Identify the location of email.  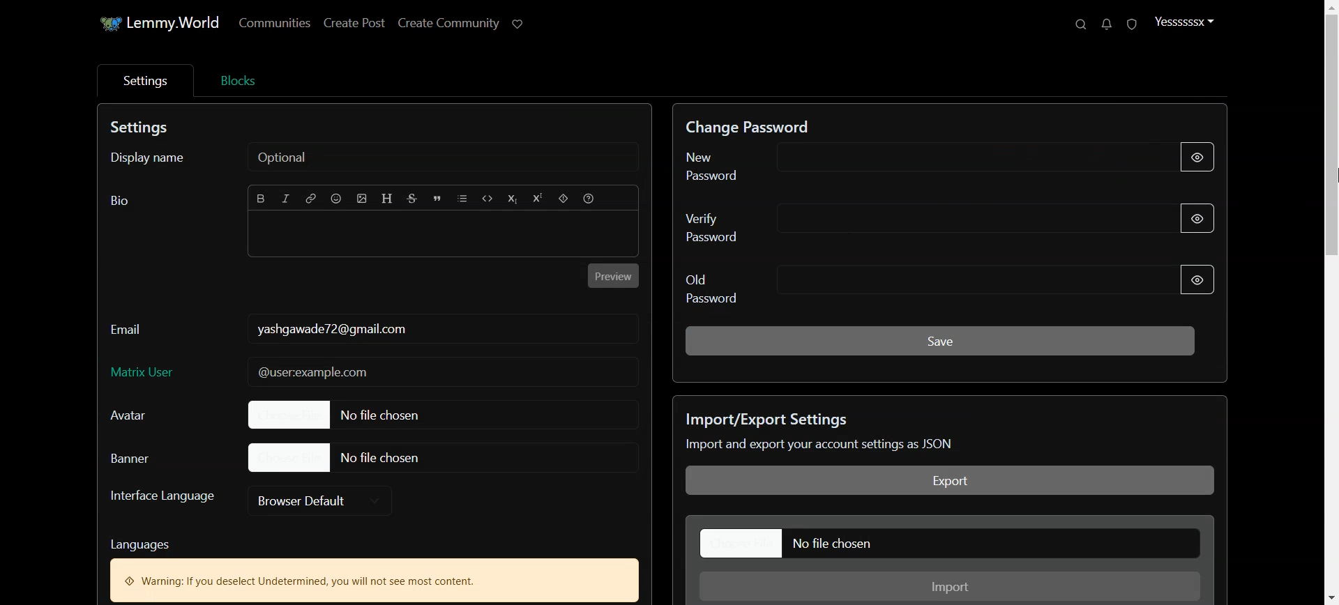
(356, 328).